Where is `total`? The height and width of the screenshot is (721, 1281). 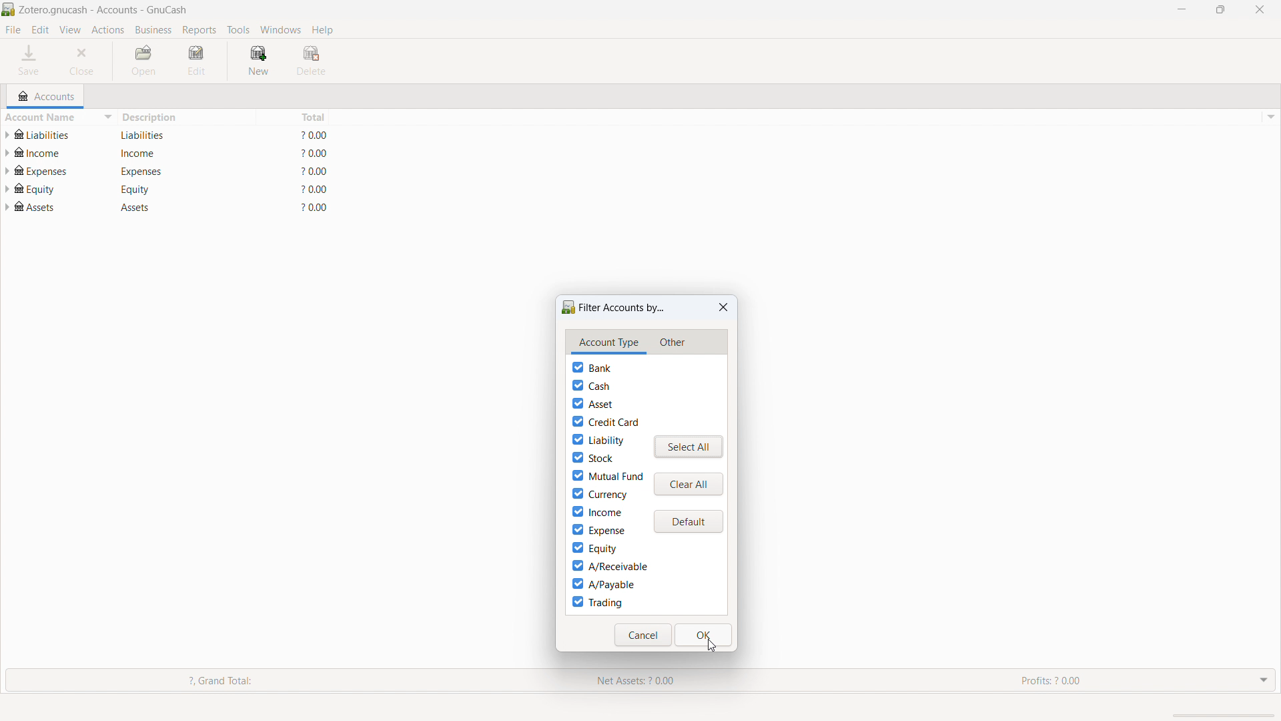
total is located at coordinates (311, 157).